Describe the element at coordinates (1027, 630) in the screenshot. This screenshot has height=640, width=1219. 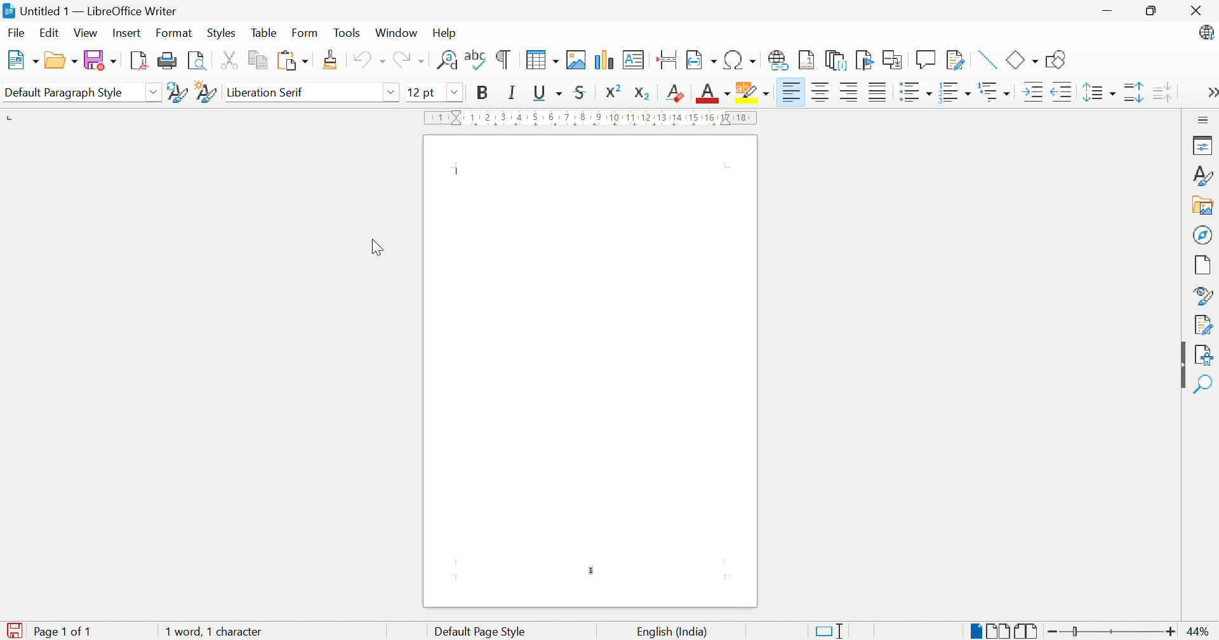
I see `Book view` at that location.